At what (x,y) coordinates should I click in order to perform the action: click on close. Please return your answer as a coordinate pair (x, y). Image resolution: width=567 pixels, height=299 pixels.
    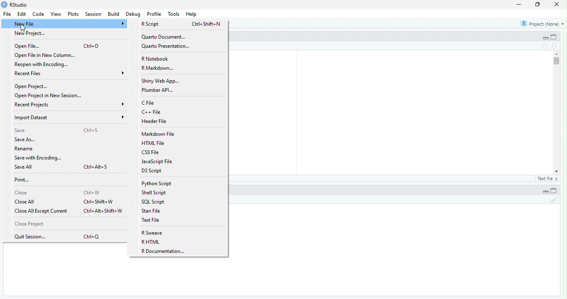
    Looking at the image, I should click on (557, 4).